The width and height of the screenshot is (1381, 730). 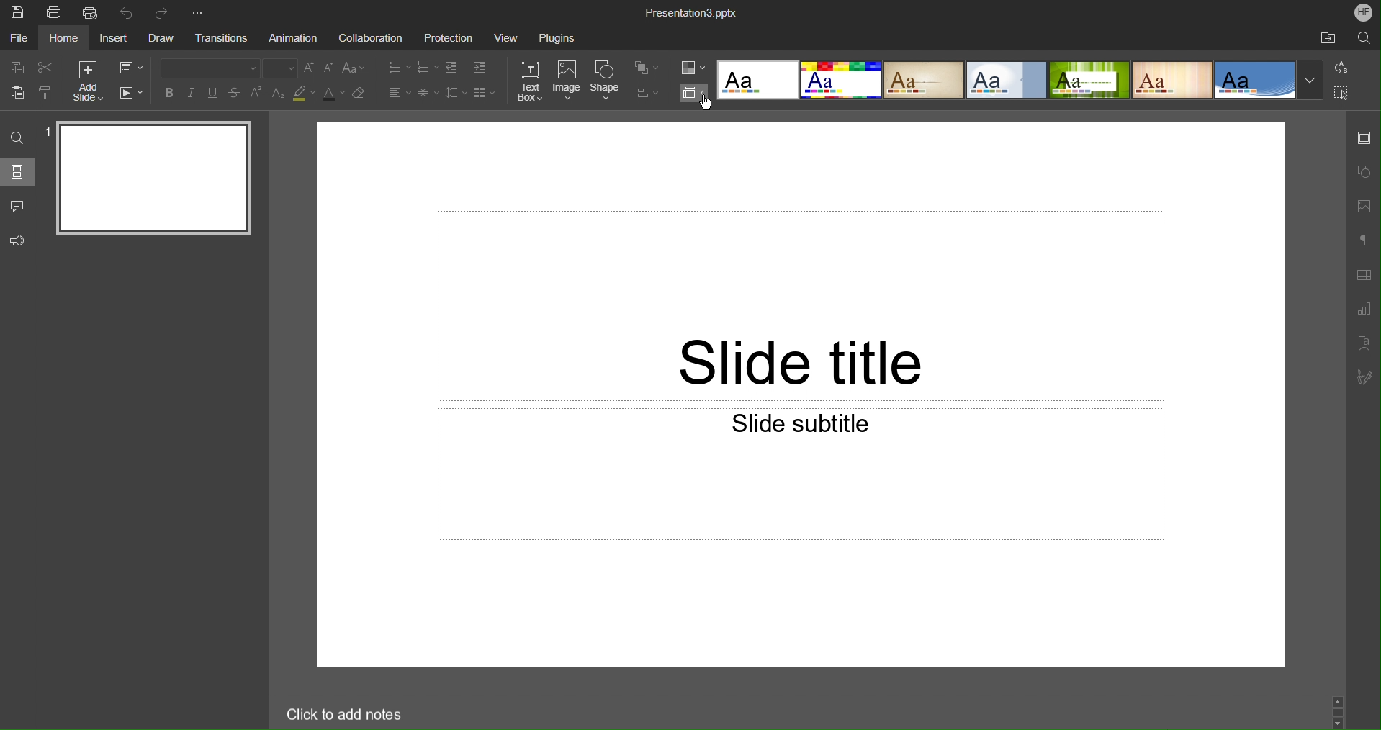 I want to click on Italics, so click(x=193, y=94).